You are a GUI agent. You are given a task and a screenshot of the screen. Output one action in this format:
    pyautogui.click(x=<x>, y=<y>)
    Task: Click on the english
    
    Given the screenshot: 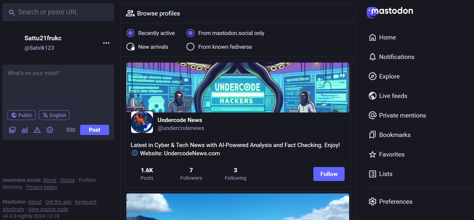 What is the action you would take?
    pyautogui.click(x=55, y=115)
    